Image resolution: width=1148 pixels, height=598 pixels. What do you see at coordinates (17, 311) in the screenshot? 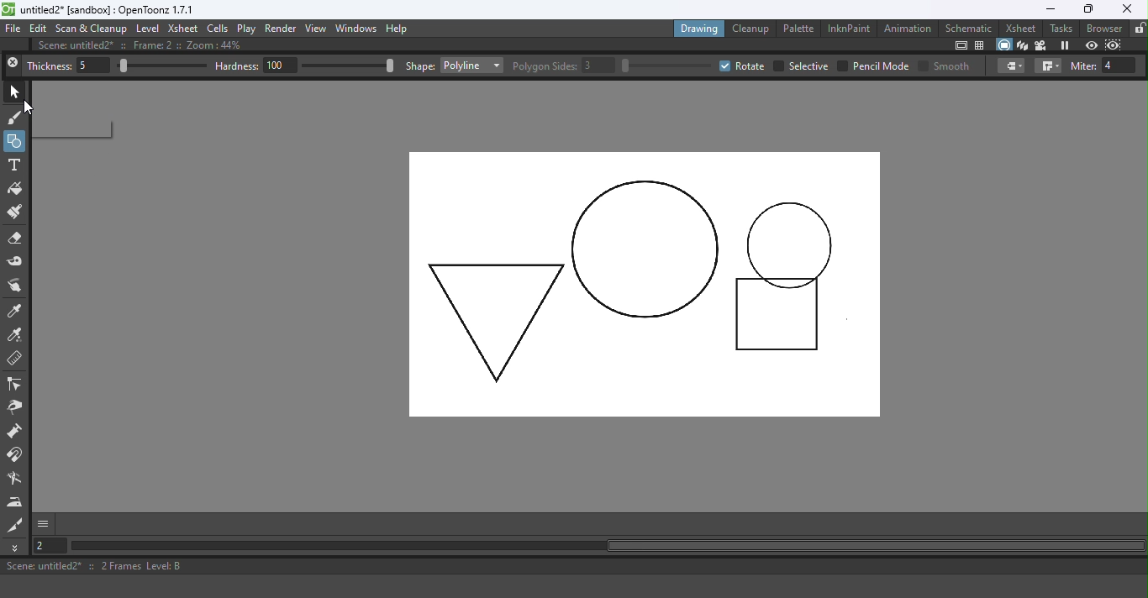
I see `Style picker tool` at bounding box center [17, 311].